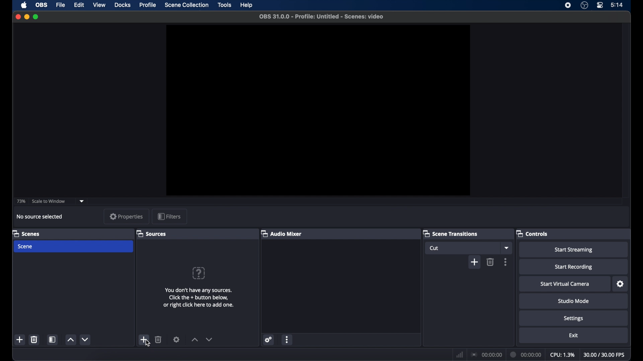 This screenshot has height=361, width=643. What do you see at coordinates (52, 340) in the screenshot?
I see `scene filter` at bounding box center [52, 340].